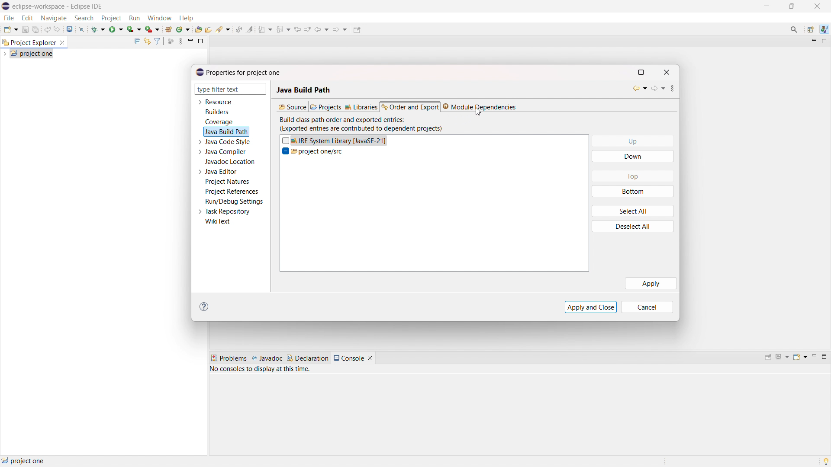 The image size is (831, 467). What do you see at coordinates (283, 29) in the screenshot?
I see `previous annotation` at bounding box center [283, 29].